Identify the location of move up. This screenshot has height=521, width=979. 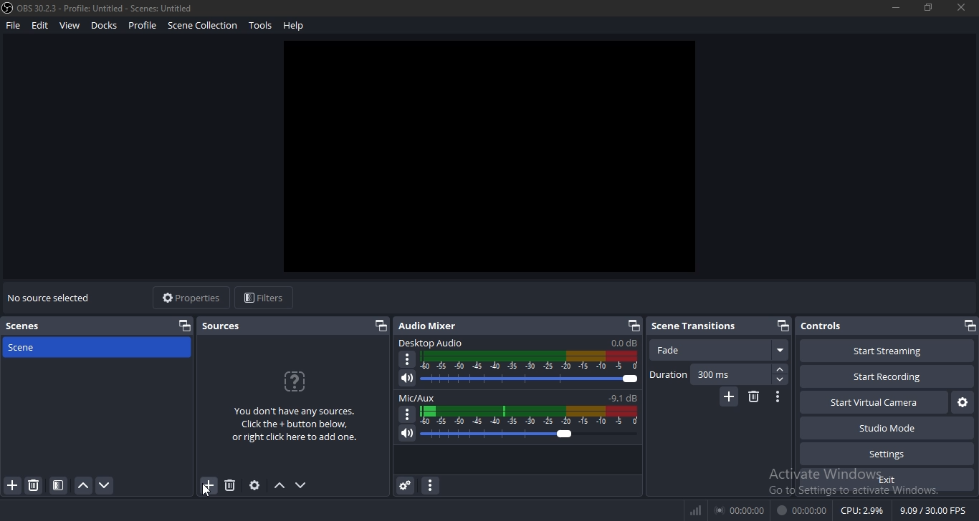
(83, 485).